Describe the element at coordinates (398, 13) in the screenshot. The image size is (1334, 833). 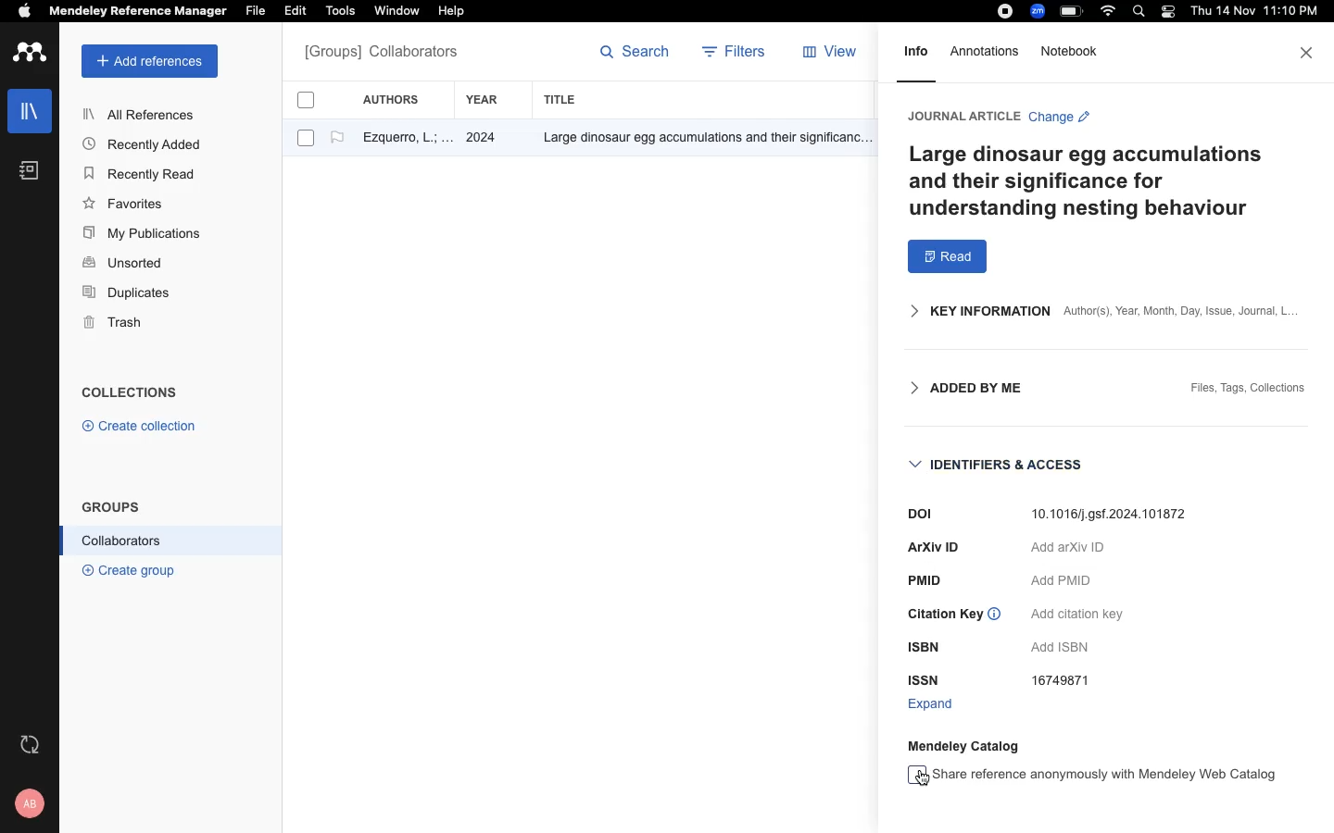
I see `‘Window` at that location.